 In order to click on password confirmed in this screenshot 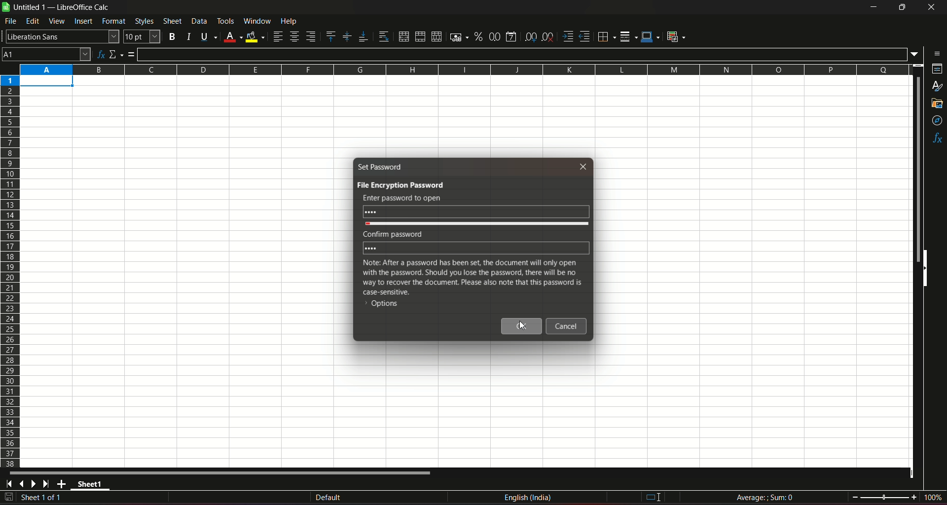, I will do `click(476, 248)`.